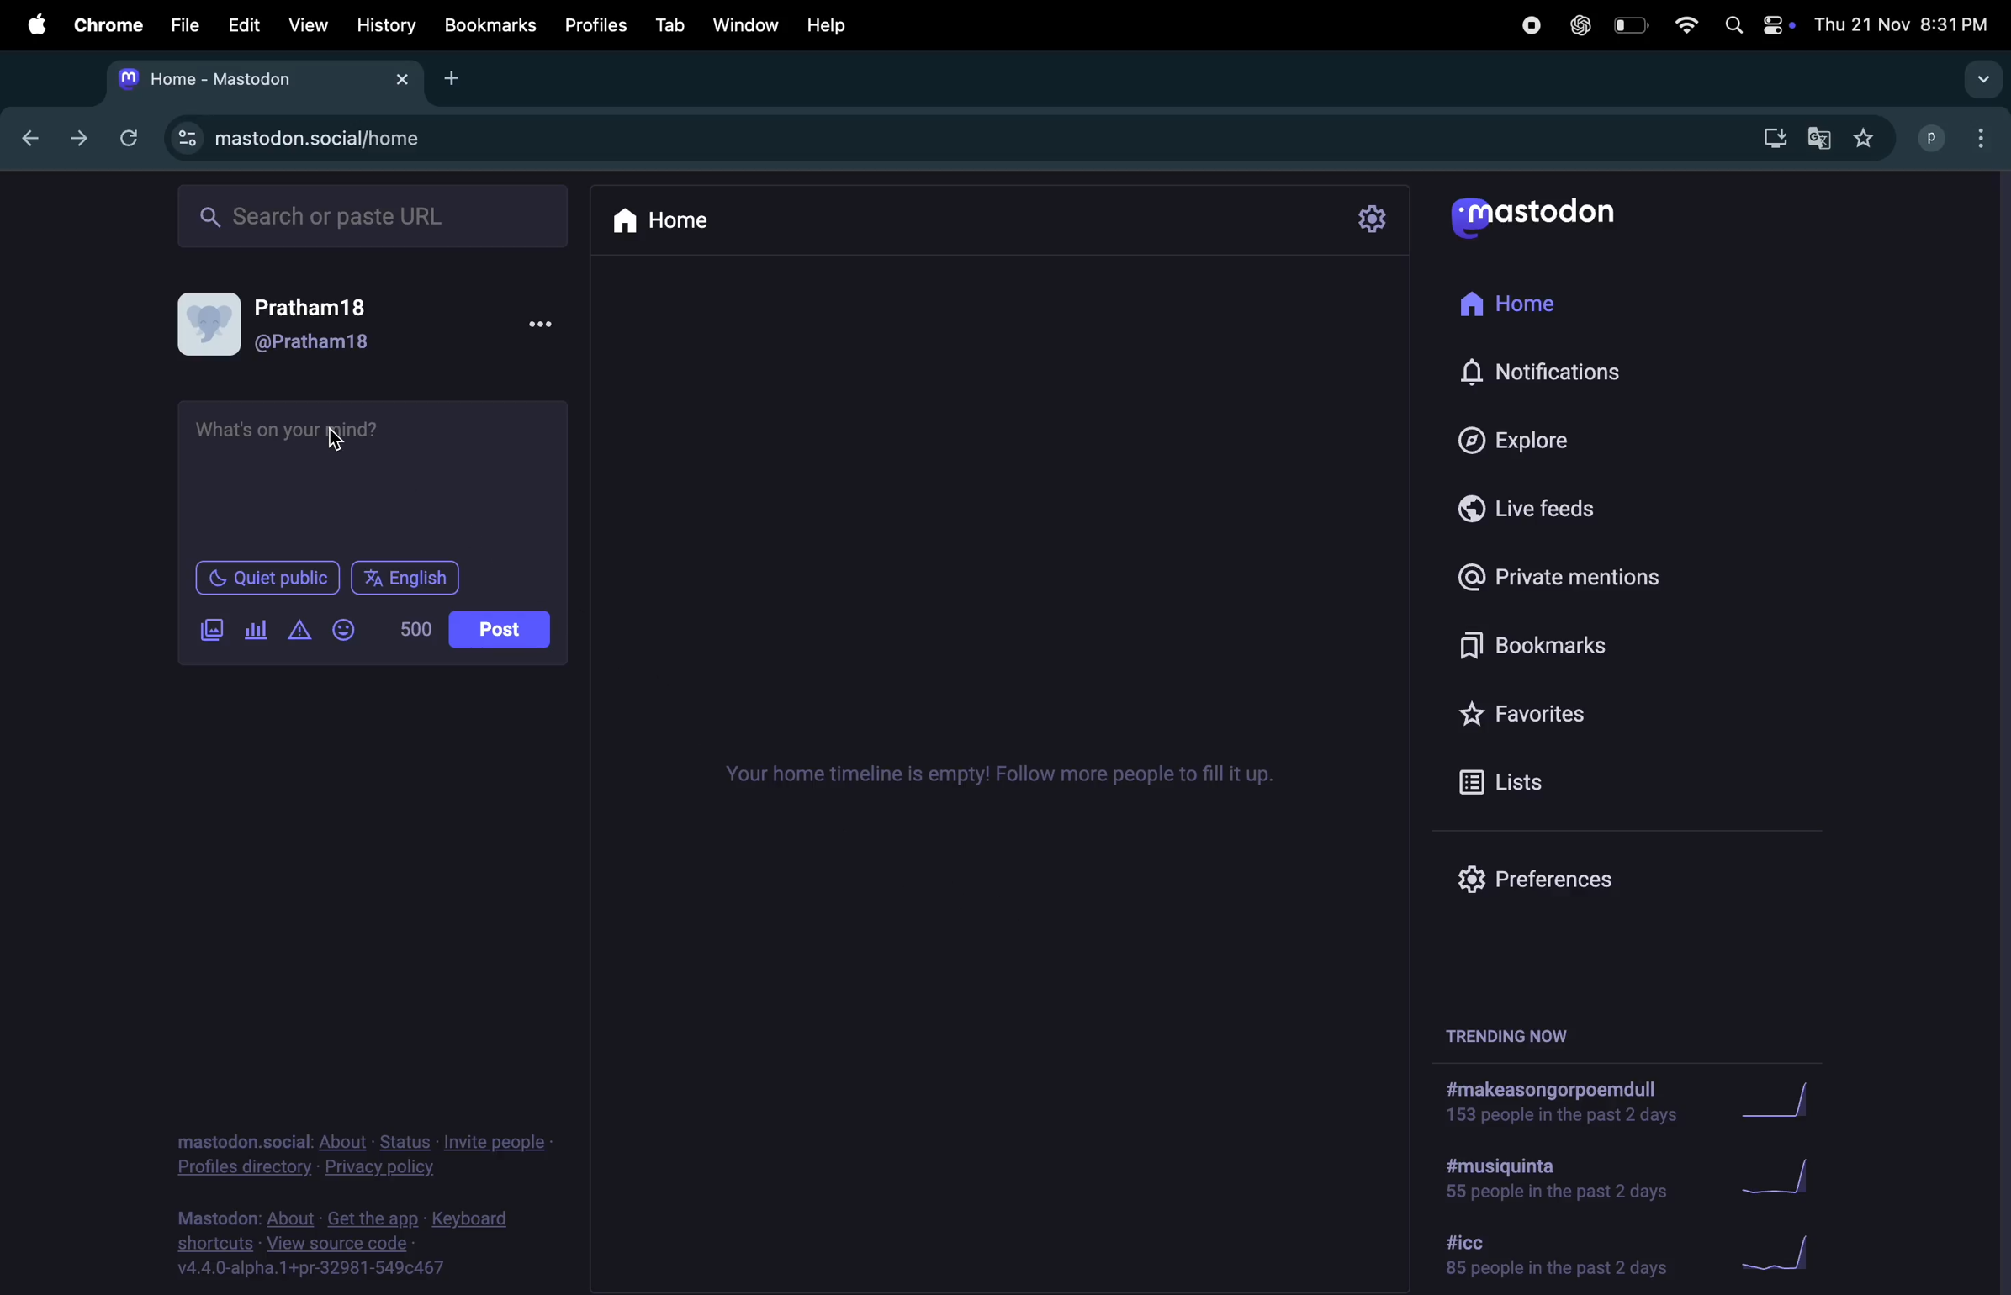  Describe the element at coordinates (256, 628) in the screenshot. I see `add poll` at that location.